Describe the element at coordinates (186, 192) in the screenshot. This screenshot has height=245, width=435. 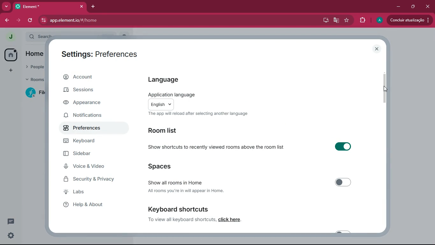
I see `All rooms you're in will appear in Home.` at that location.